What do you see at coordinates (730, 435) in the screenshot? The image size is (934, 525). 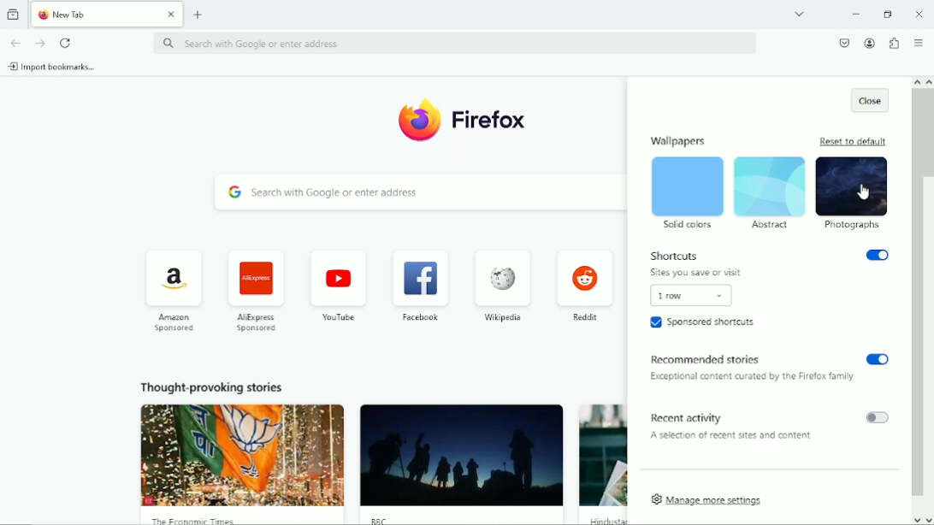 I see `A selection of recent sites or content` at bounding box center [730, 435].